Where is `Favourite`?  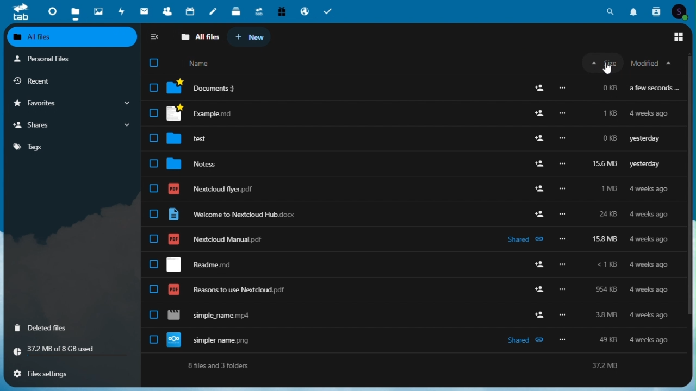
Favourite is located at coordinates (71, 102).